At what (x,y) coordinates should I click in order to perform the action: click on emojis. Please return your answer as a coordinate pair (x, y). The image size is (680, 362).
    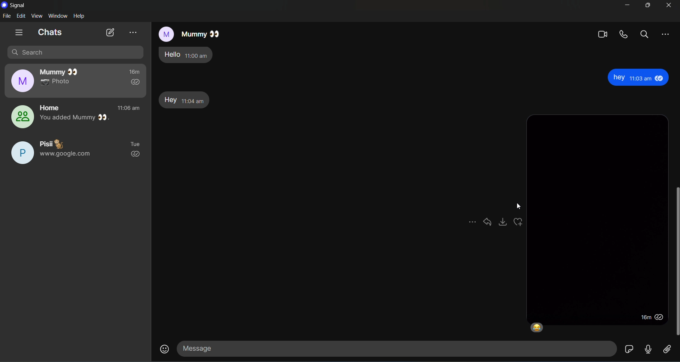
    Looking at the image, I should click on (520, 223).